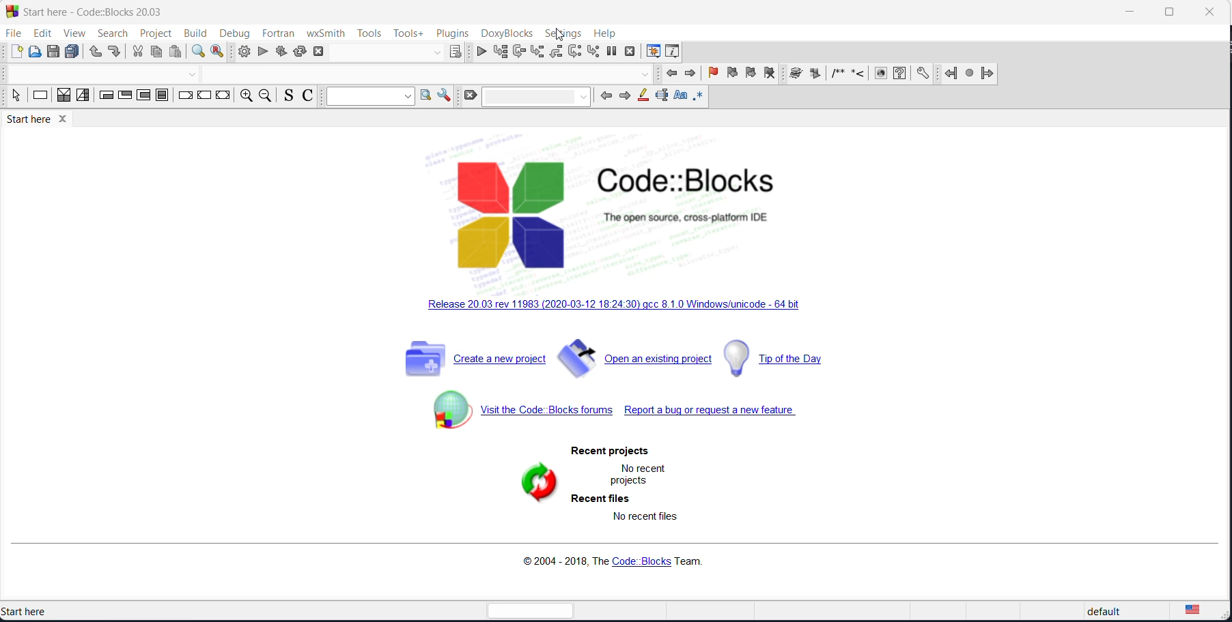 Image resolution: width=1232 pixels, height=622 pixels. What do you see at coordinates (481, 51) in the screenshot?
I see `continue debugging` at bounding box center [481, 51].